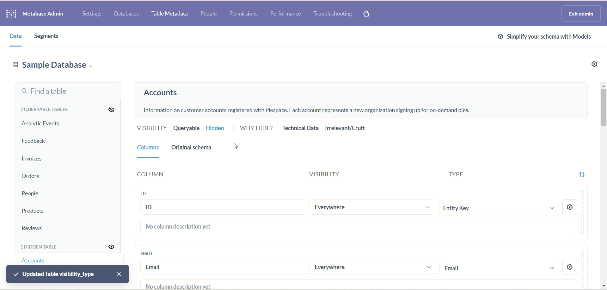 The width and height of the screenshot is (607, 290). What do you see at coordinates (68, 275) in the screenshot?
I see `updated table visibility type` at bounding box center [68, 275].